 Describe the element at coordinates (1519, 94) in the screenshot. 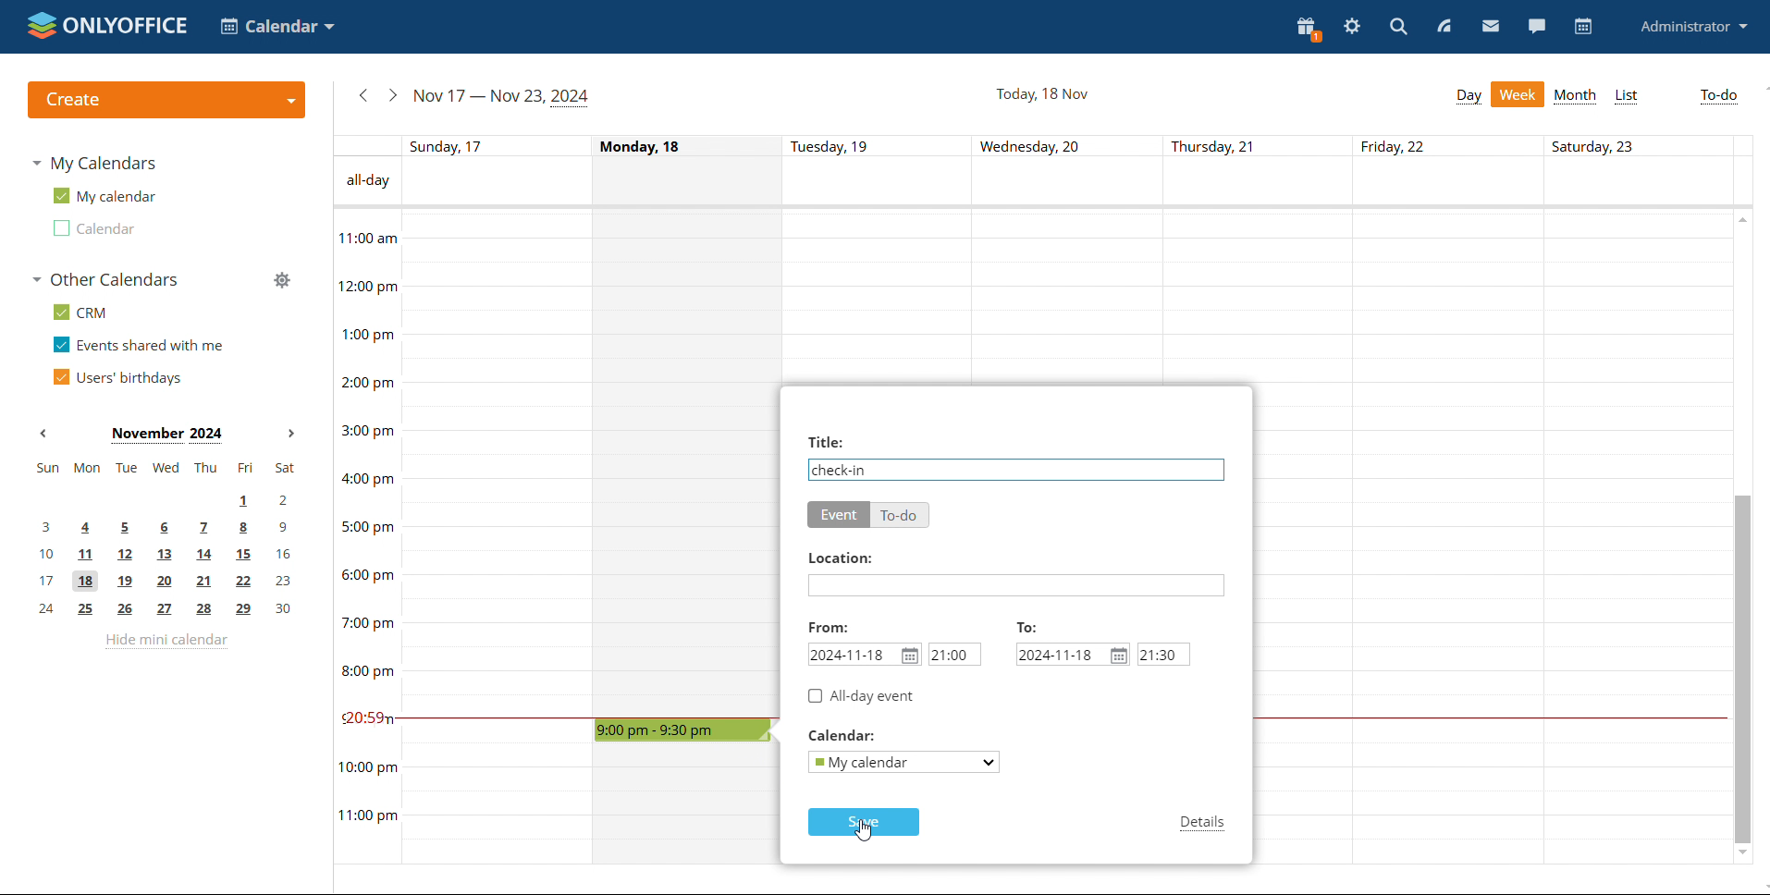

I see `week view` at that location.